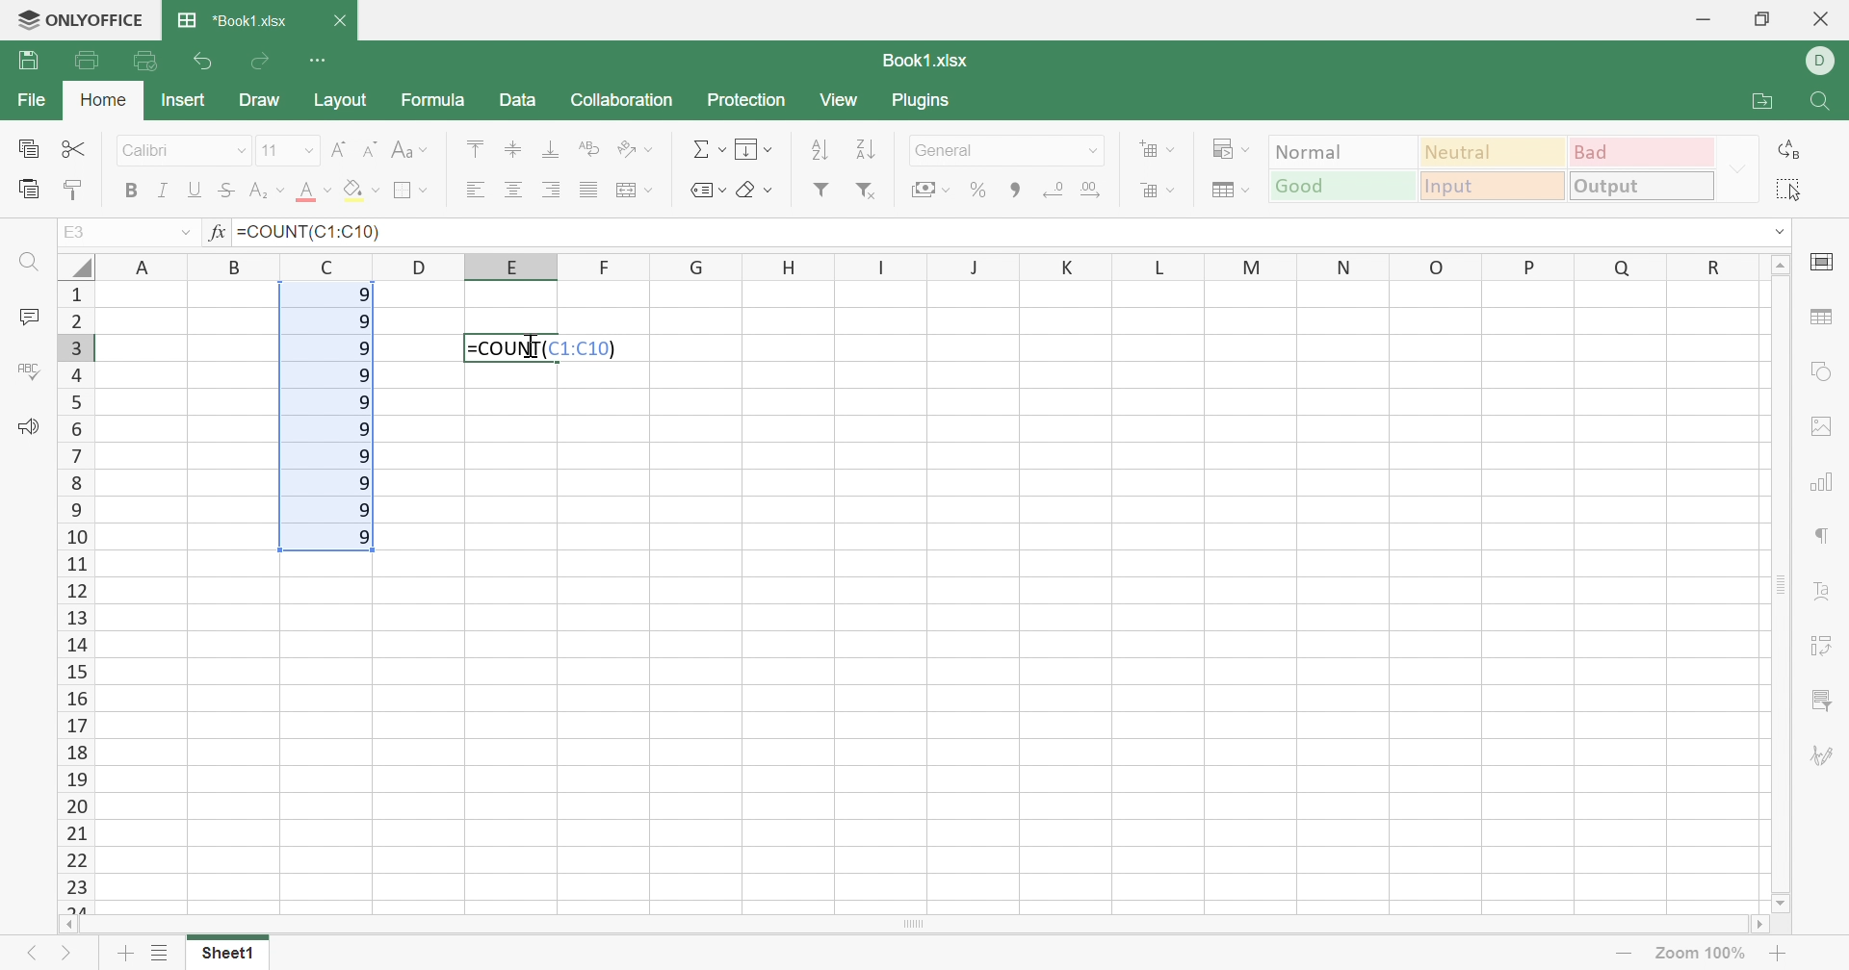  What do you see at coordinates (944, 150) in the screenshot?
I see `General` at bounding box center [944, 150].